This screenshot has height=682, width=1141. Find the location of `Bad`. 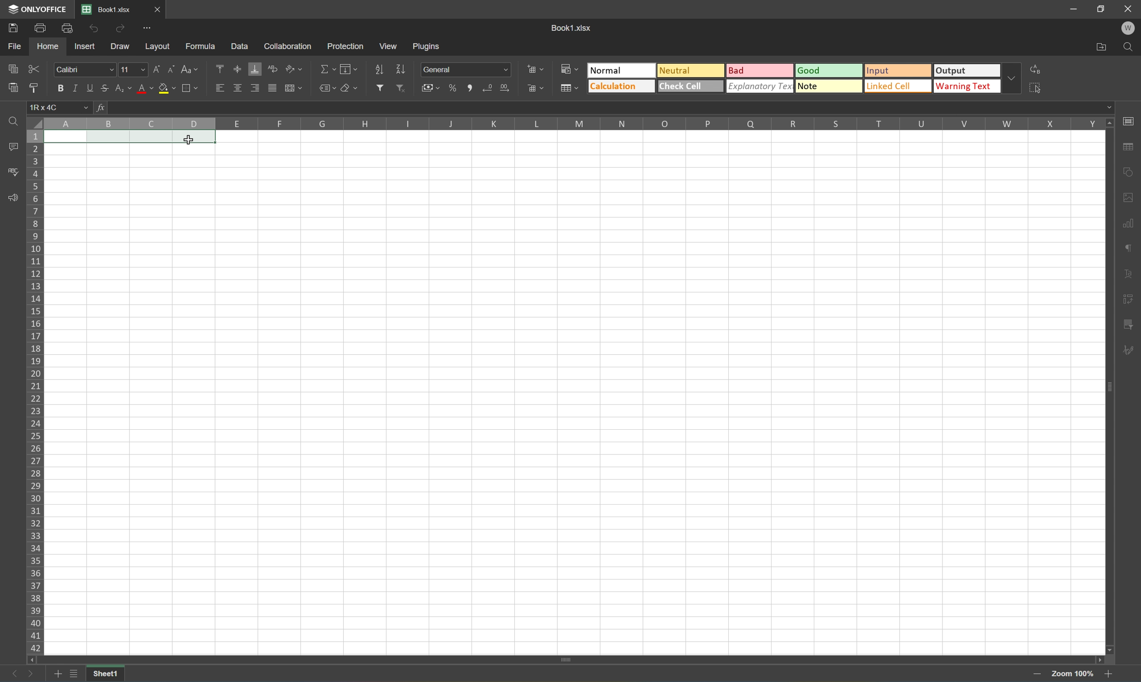

Bad is located at coordinates (760, 71).